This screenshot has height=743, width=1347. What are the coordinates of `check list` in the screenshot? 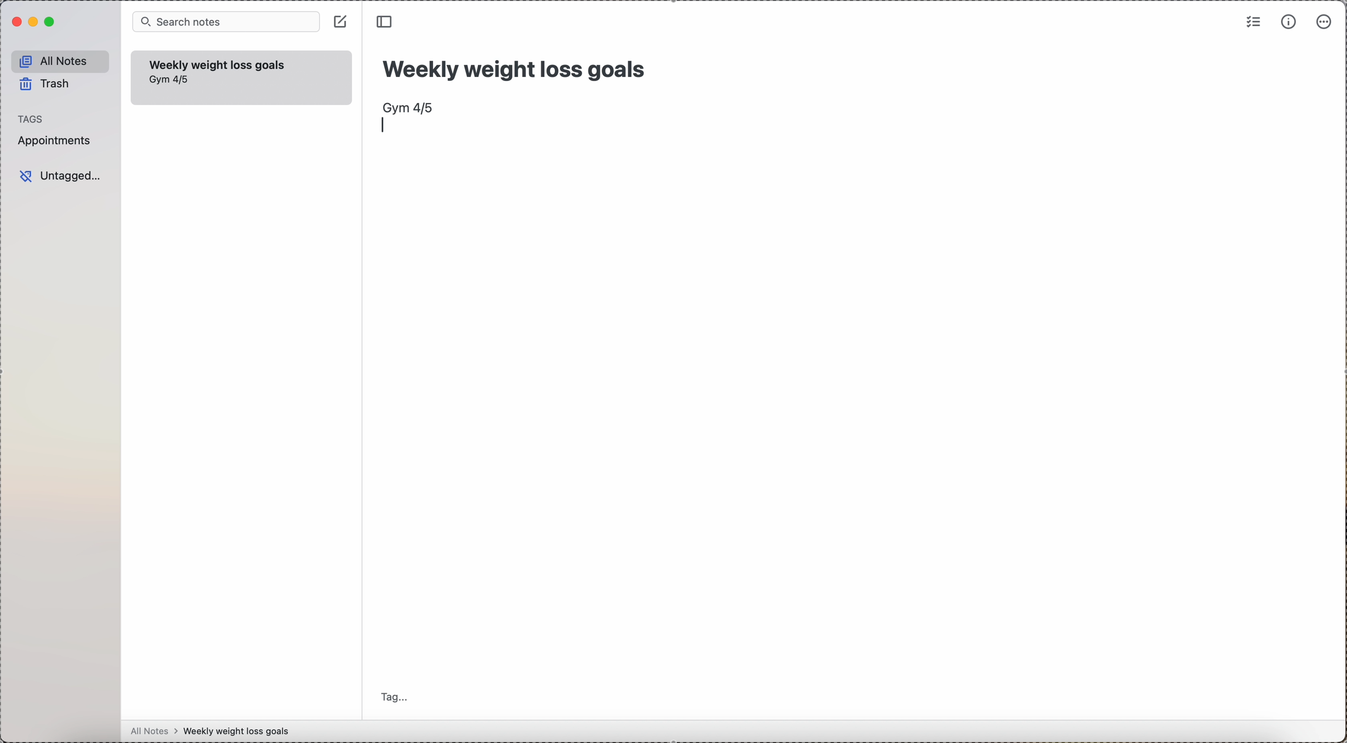 It's located at (1252, 23).